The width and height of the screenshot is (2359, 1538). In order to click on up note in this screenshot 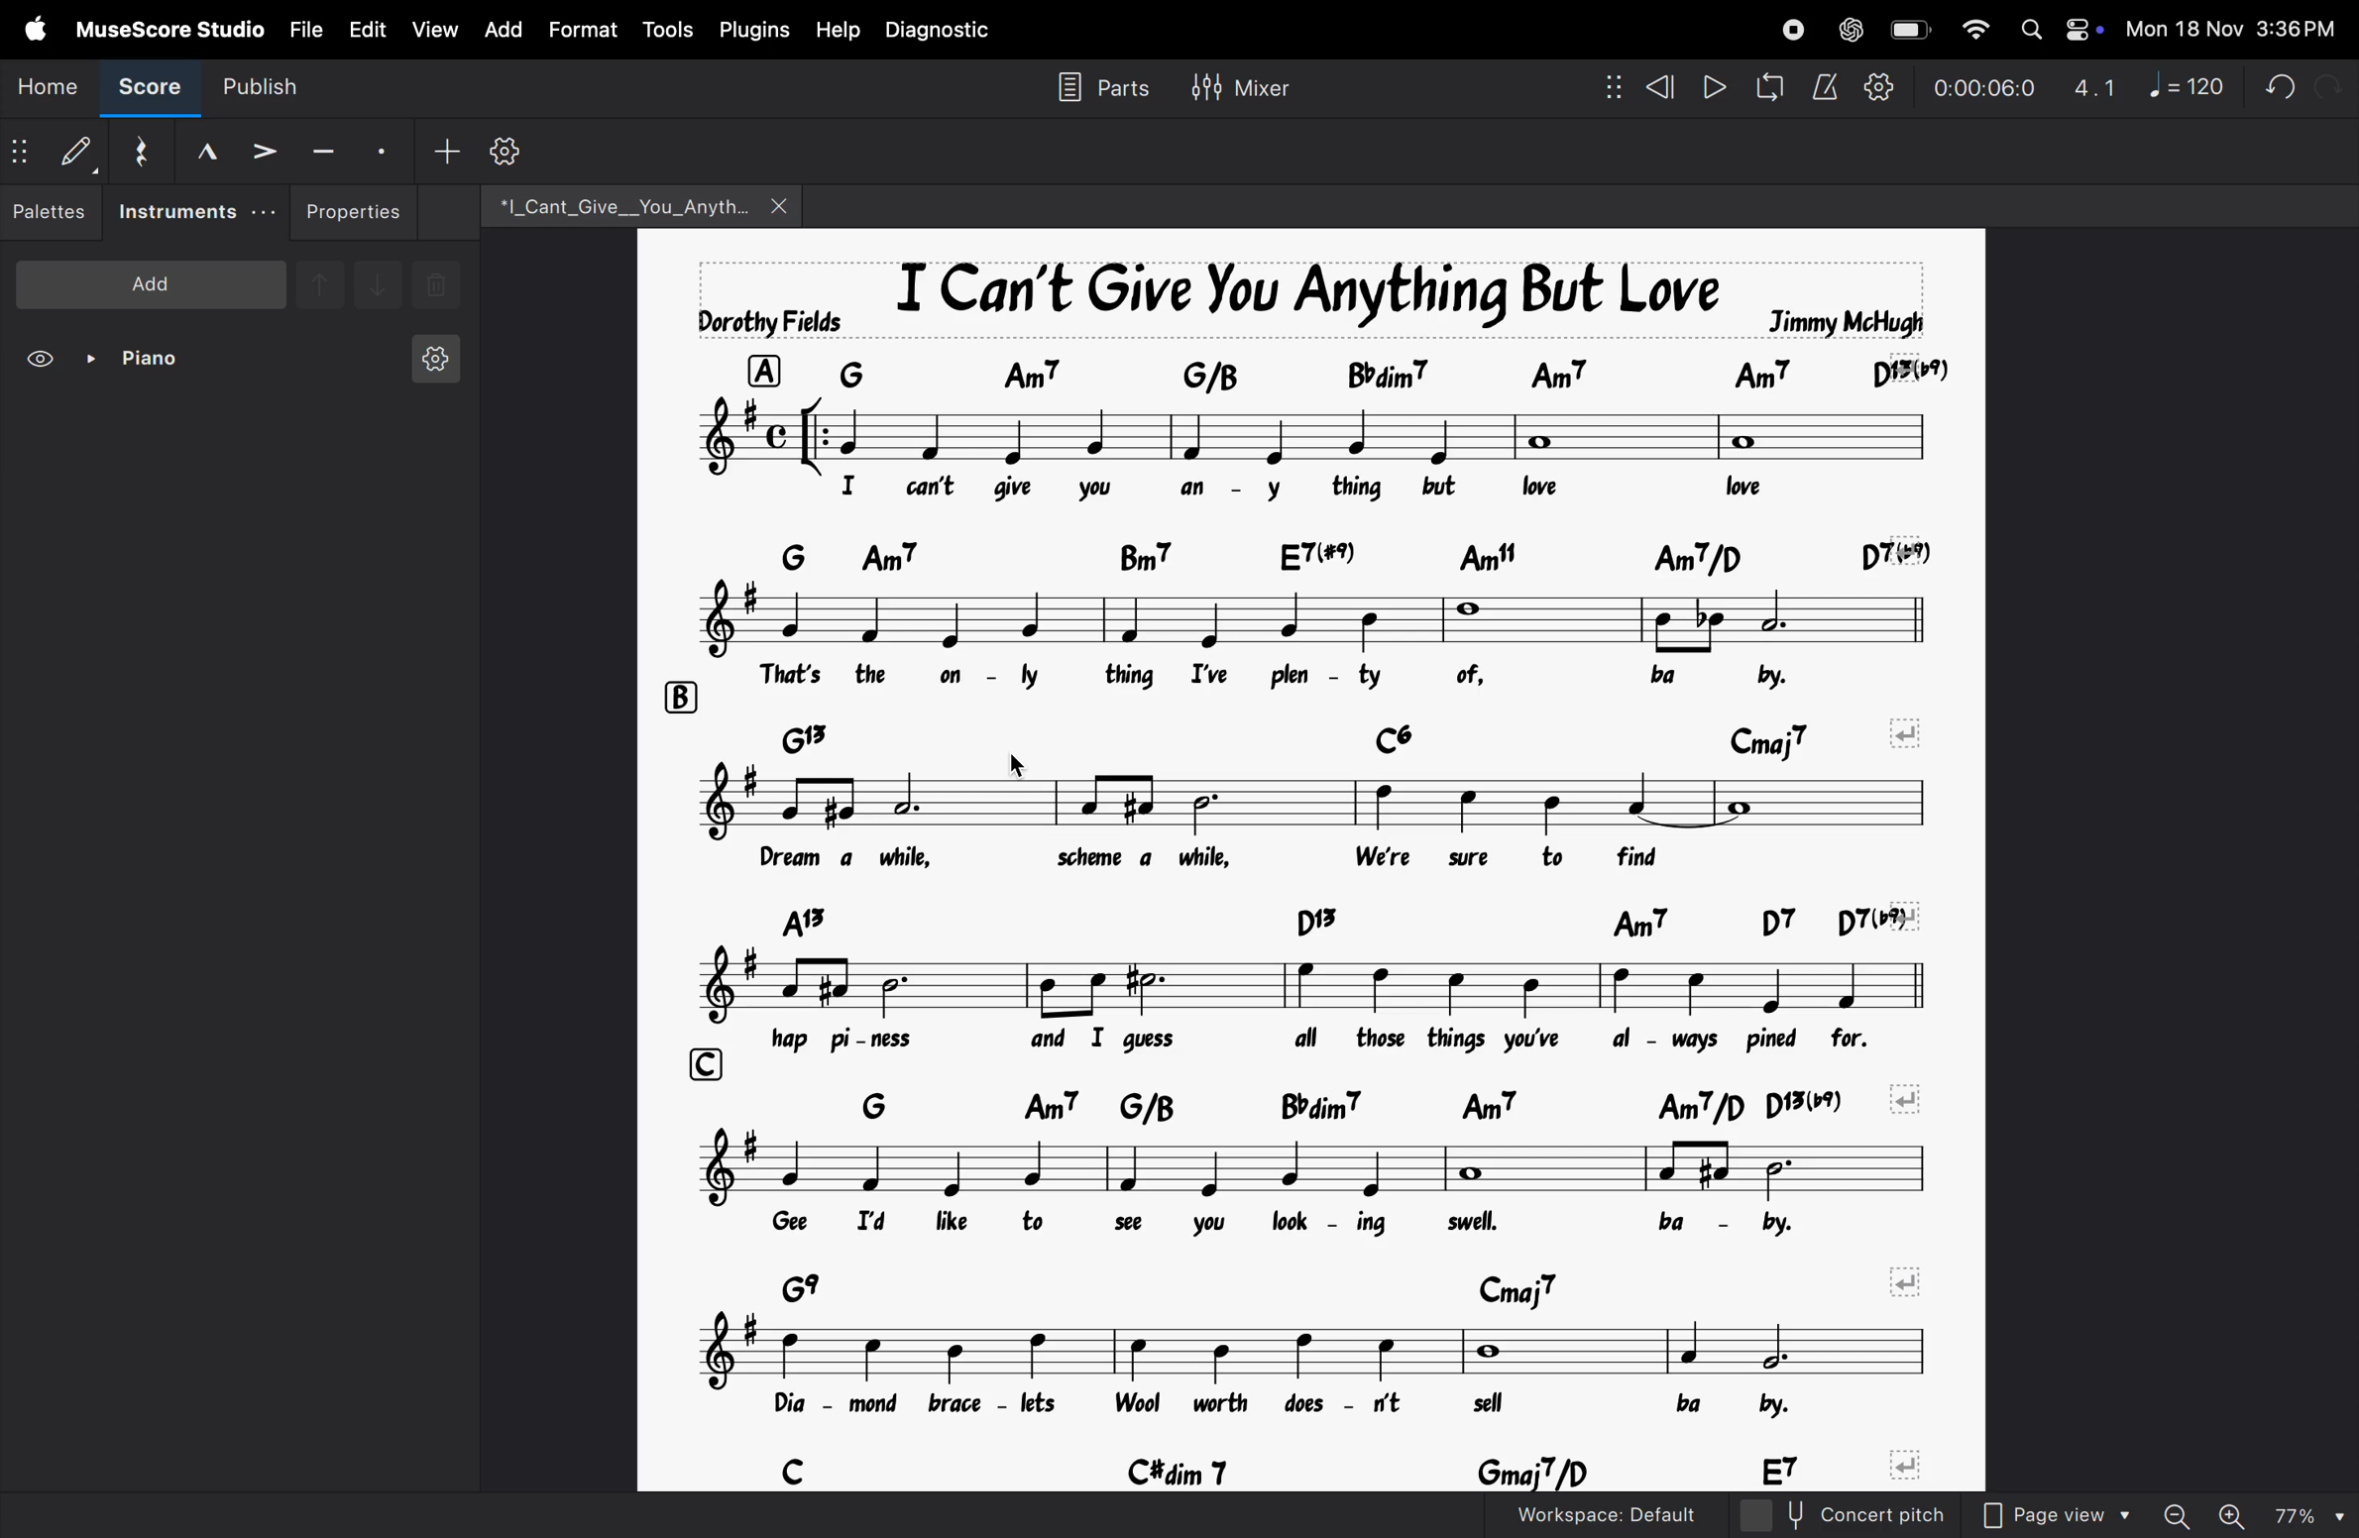, I will do `click(320, 285)`.